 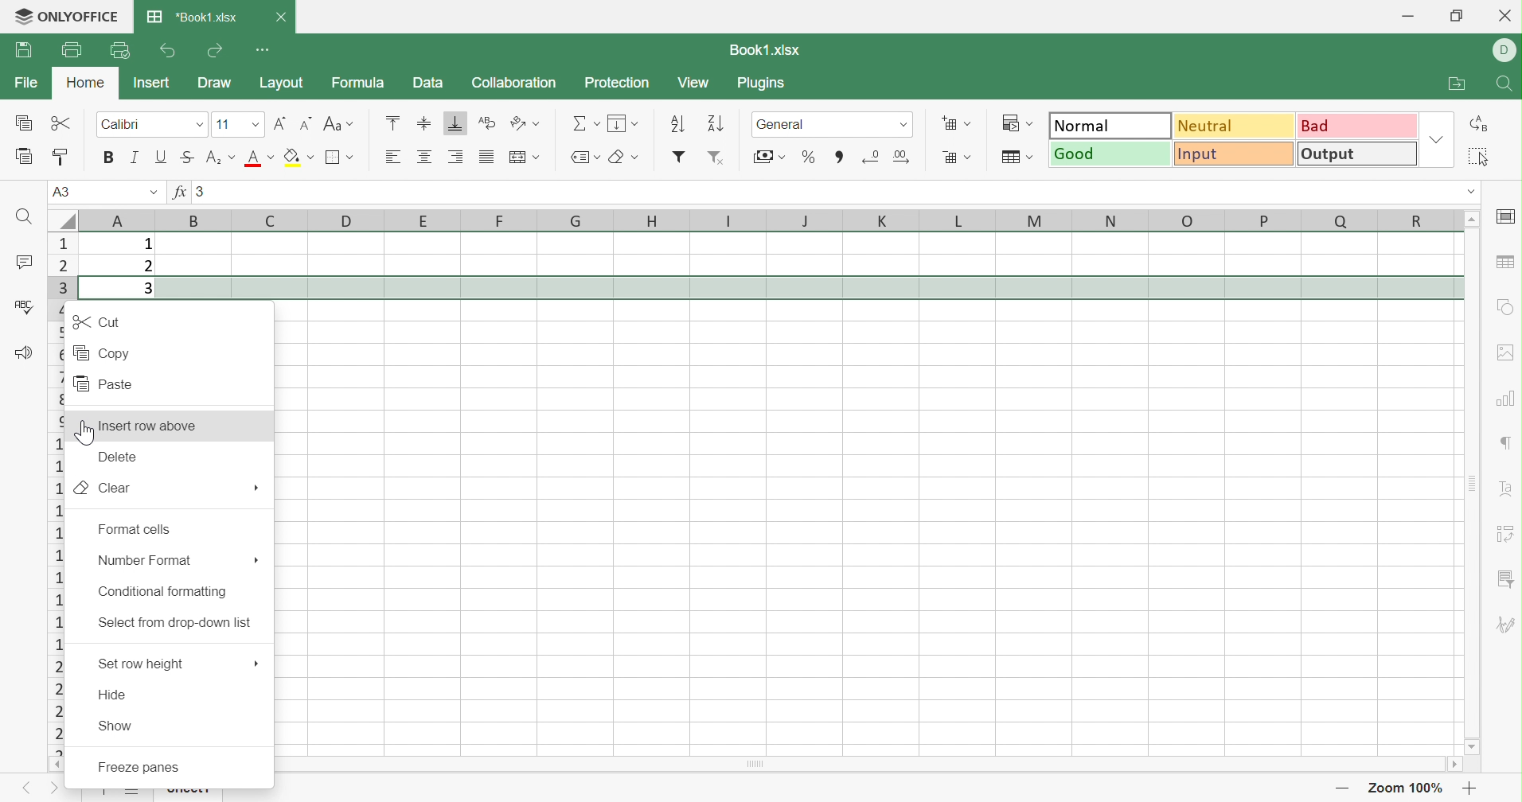 I want to click on Align Bottom, so click(x=456, y=123).